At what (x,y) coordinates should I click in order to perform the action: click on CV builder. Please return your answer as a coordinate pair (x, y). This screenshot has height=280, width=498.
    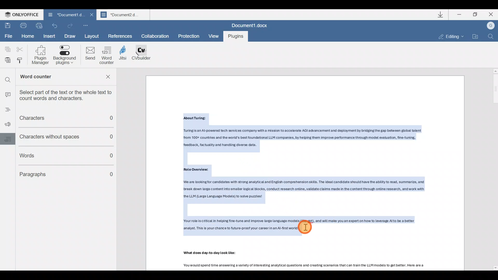
    Looking at the image, I should click on (144, 55).